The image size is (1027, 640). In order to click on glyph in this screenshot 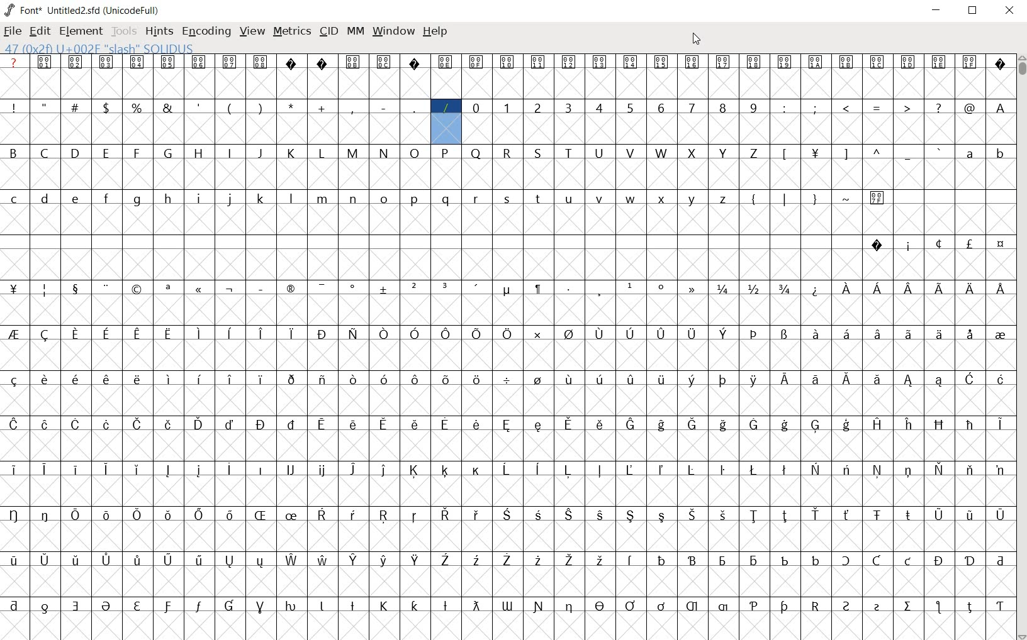, I will do `click(106, 470)`.